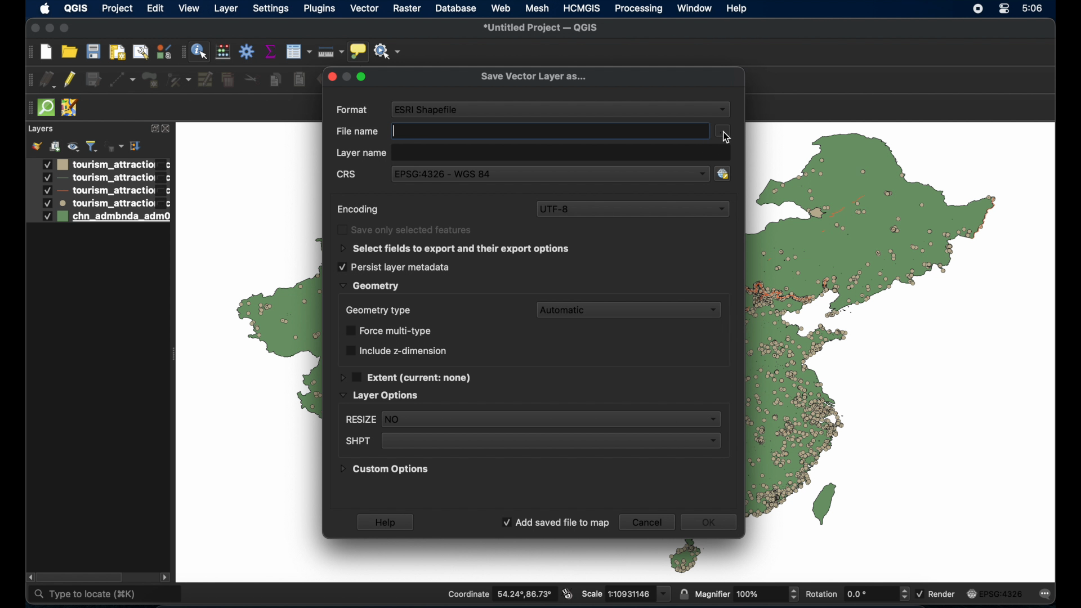 The width and height of the screenshot is (1081, 608). What do you see at coordinates (155, 10) in the screenshot?
I see `edit` at bounding box center [155, 10].